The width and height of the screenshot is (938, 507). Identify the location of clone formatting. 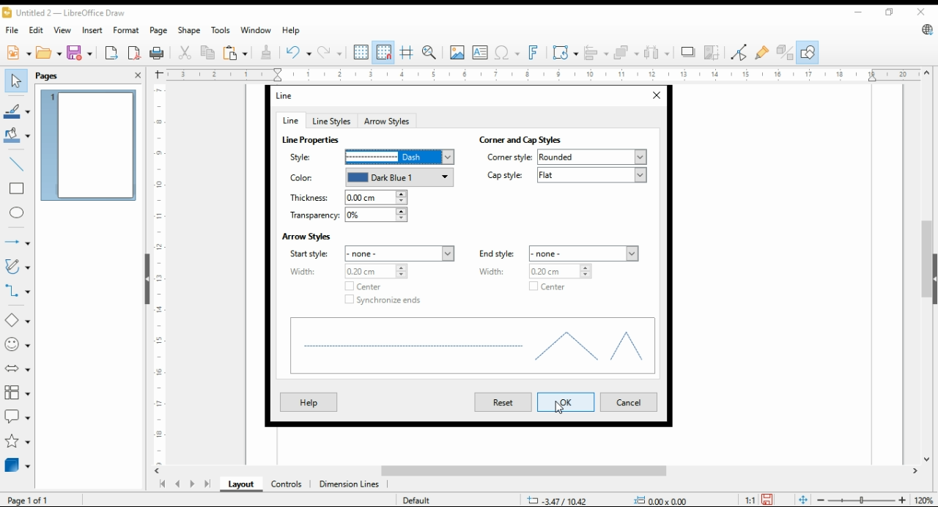
(269, 53).